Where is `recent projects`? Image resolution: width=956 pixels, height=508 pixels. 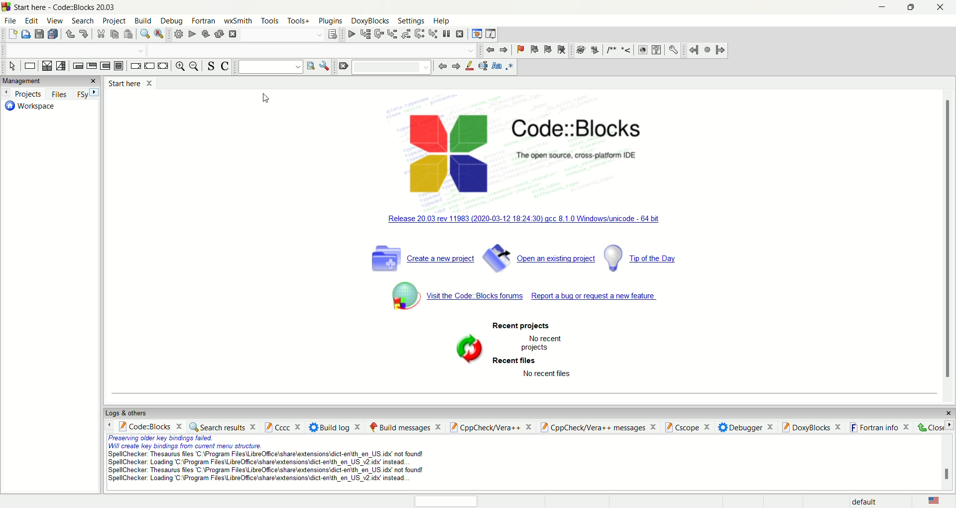
recent projects is located at coordinates (523, 326).